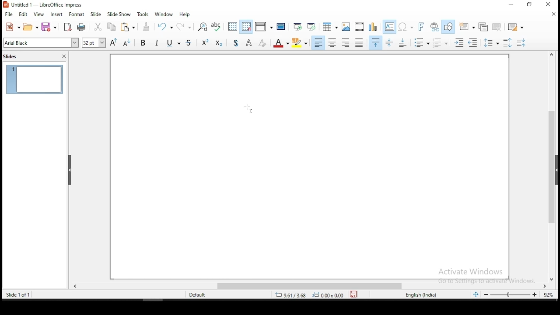 This screenshot has height=315, width=560. What do you see at coordinates (485, 26) in the screenshot?
I see `duplicate slide` at bounding box center [485, 26].